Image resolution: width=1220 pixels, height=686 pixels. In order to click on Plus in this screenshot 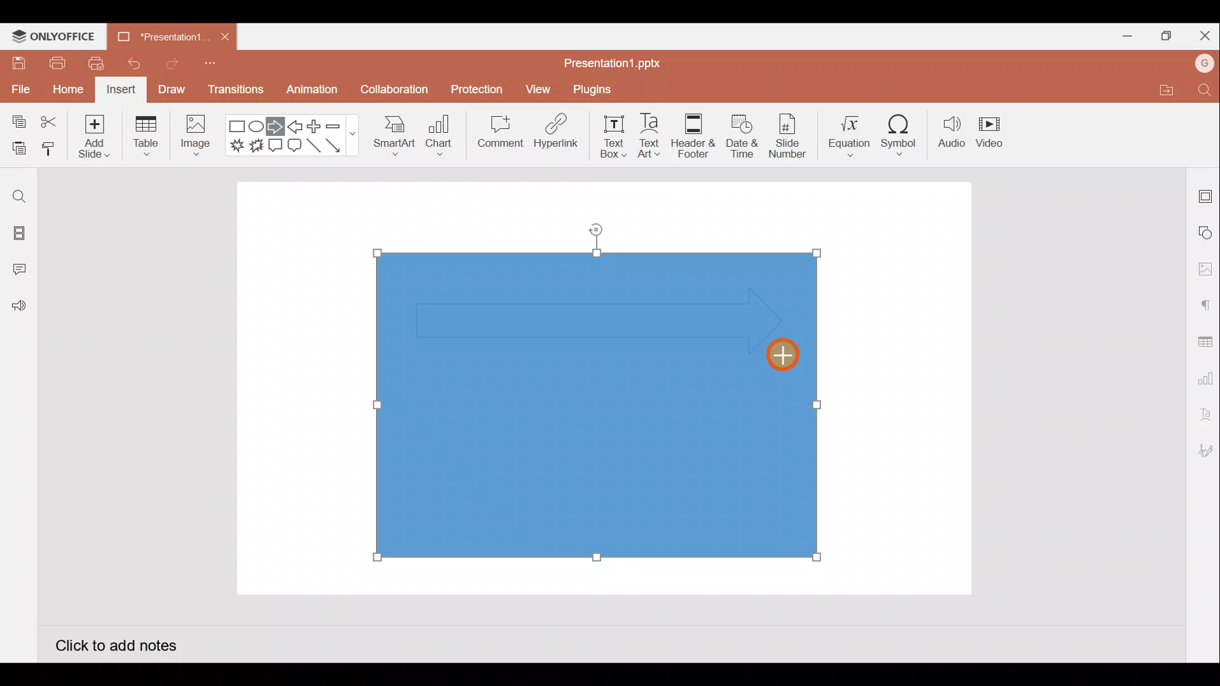, I will do `click(317, 126)`.